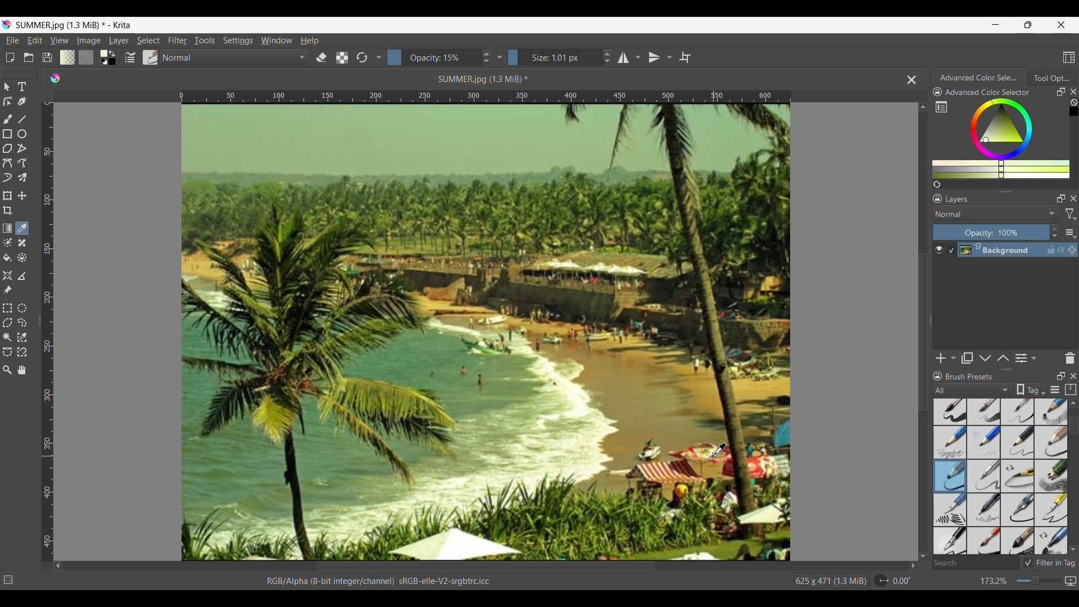  What do you see at coordinates (1071, 389) in the screenshot?
I see `Storage resources` at bounding box center [1071, 389].